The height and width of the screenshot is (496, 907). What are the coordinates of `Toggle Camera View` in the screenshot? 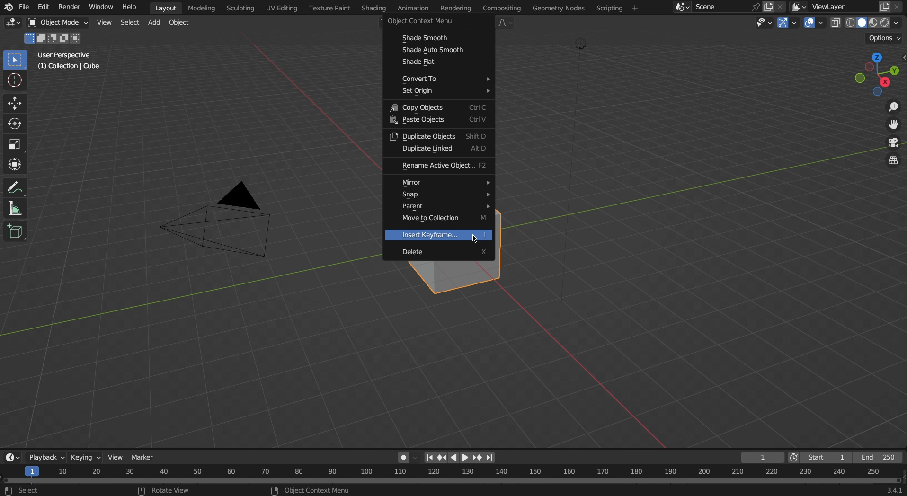 It's located at (892, 143).